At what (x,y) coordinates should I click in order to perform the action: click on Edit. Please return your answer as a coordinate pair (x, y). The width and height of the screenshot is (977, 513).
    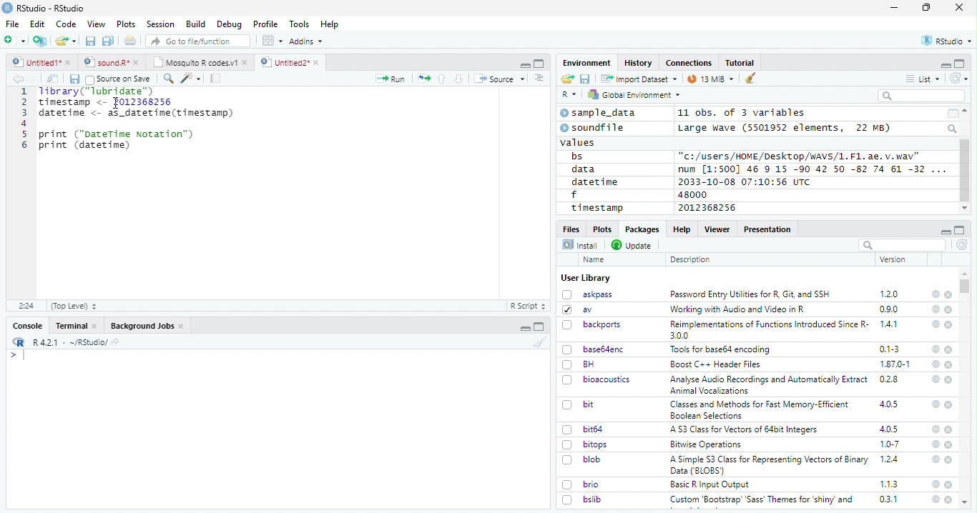
    Looking at the image, I should click on (37, 24).